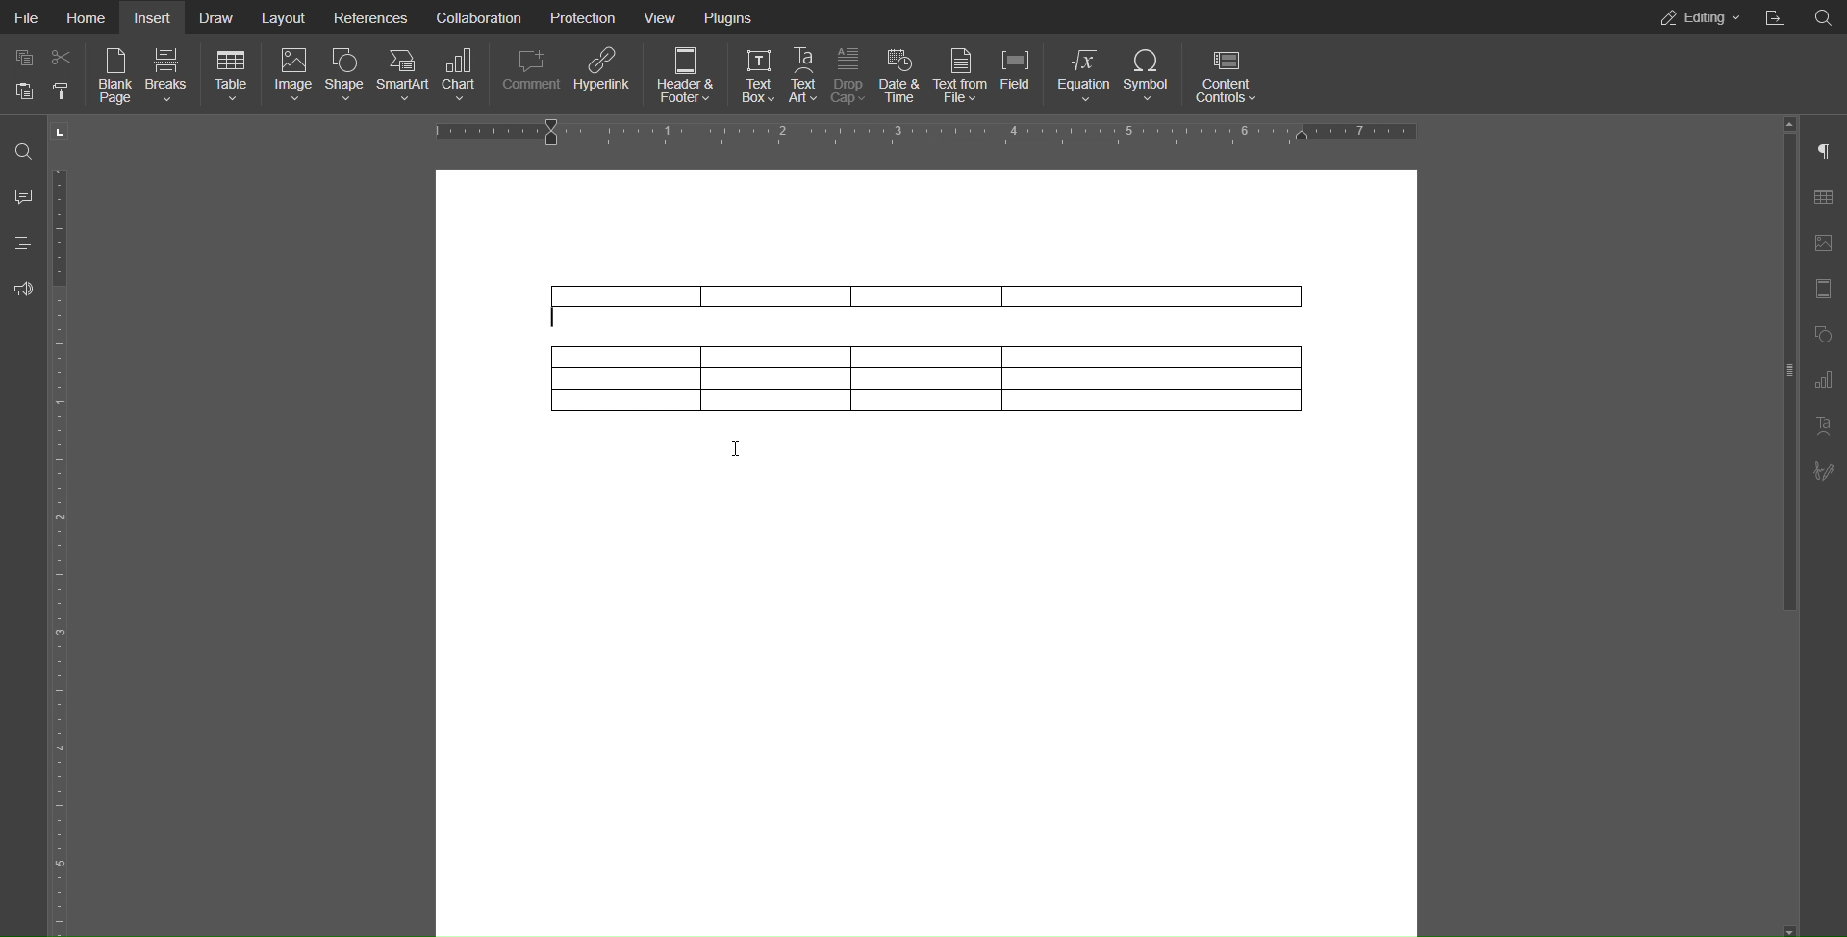 Image resolution: width=1847 pixels, height=937 pixels. What do you see at coordinates (807, 77) in the screenshot?
I see `Text Art` at bounding box center [807, 77].